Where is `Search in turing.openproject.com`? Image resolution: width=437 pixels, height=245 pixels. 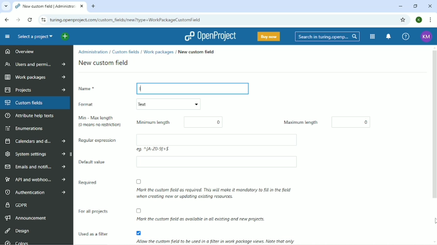
Search in turing.openproject.com is located at coordinates (327, 36).